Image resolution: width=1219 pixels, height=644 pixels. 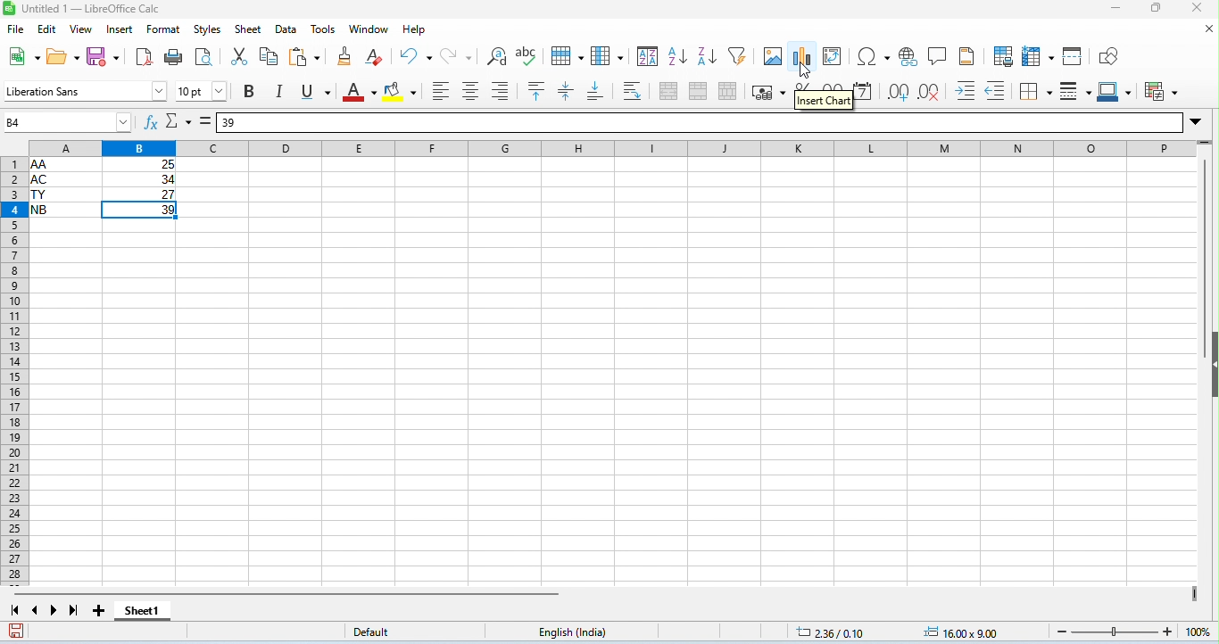 What do you see at coordinates (596, 92) in the screenshot?
I see `align to bottom` at bounding box center [596, 92].